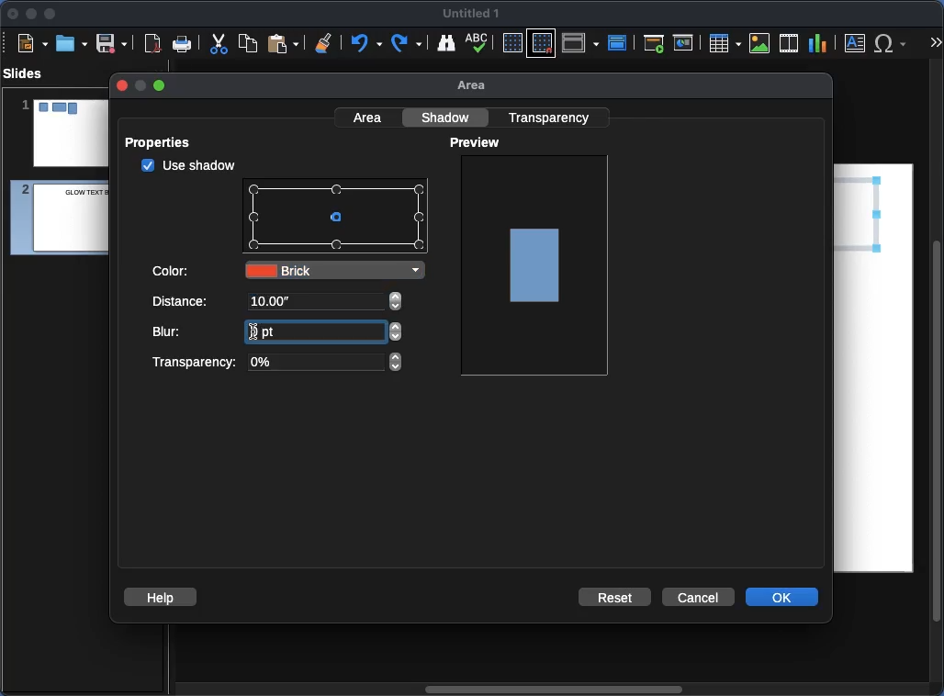 The width and height of the screenshot is (944, 696). I want to click on Image, so click(536, 264).